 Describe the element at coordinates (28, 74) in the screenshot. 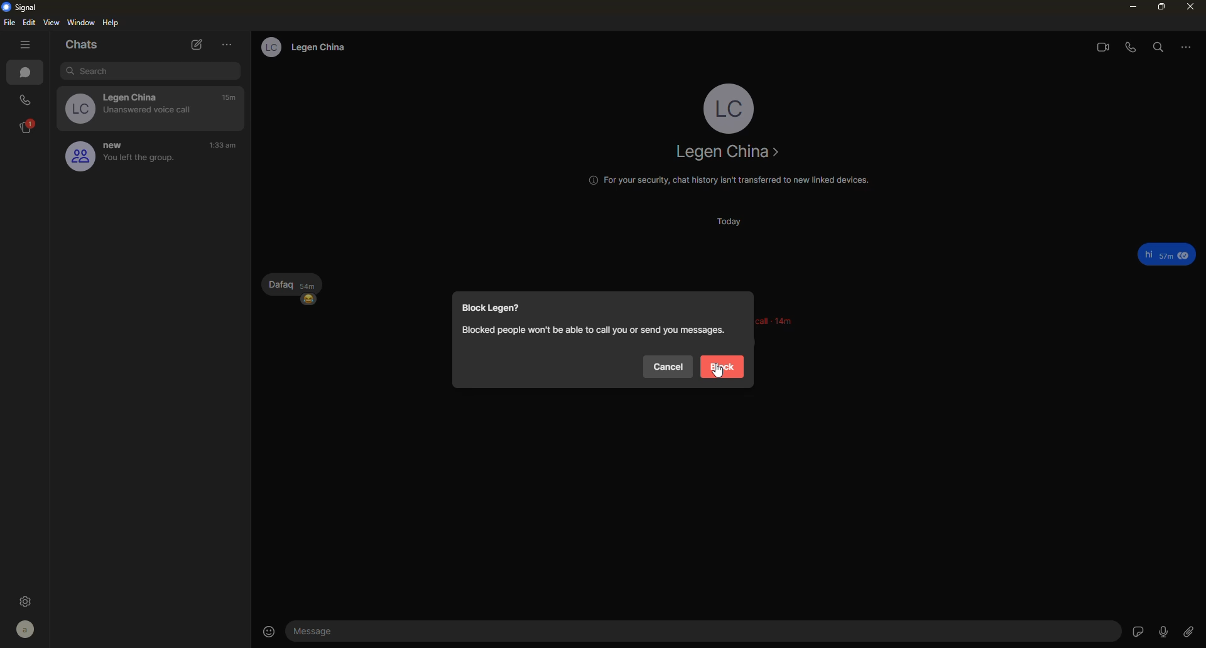

I see `chats` at that location.